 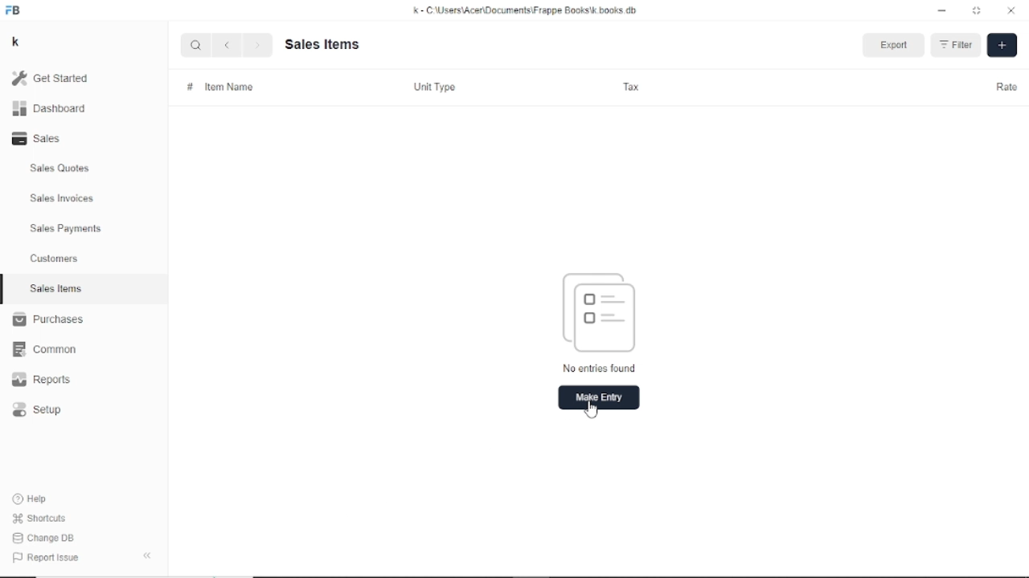 What do you see at coordinates (227, 45) in the screenshot?
I see `Previous` at bounding box center [227, 45].